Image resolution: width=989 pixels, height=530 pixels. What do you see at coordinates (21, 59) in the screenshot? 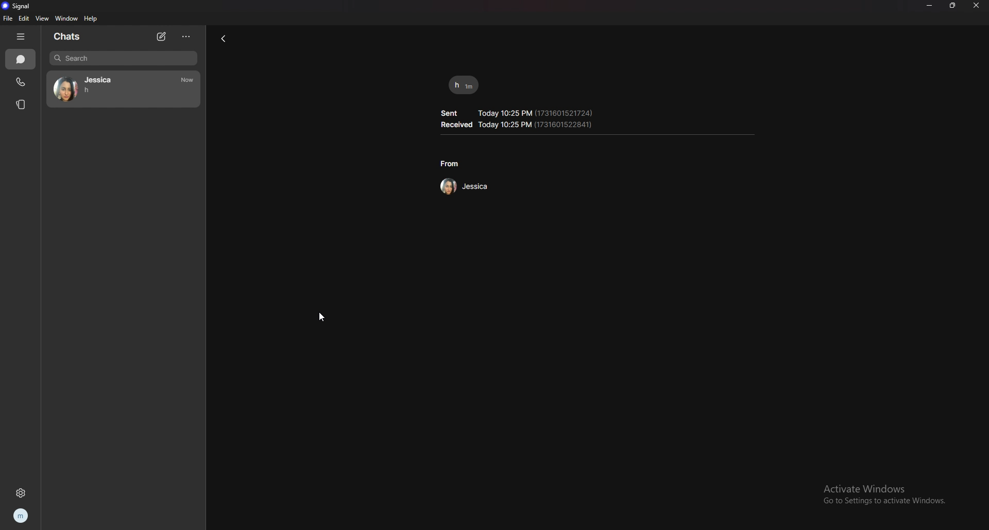
I see `chats` at bounding box center [21, 59].